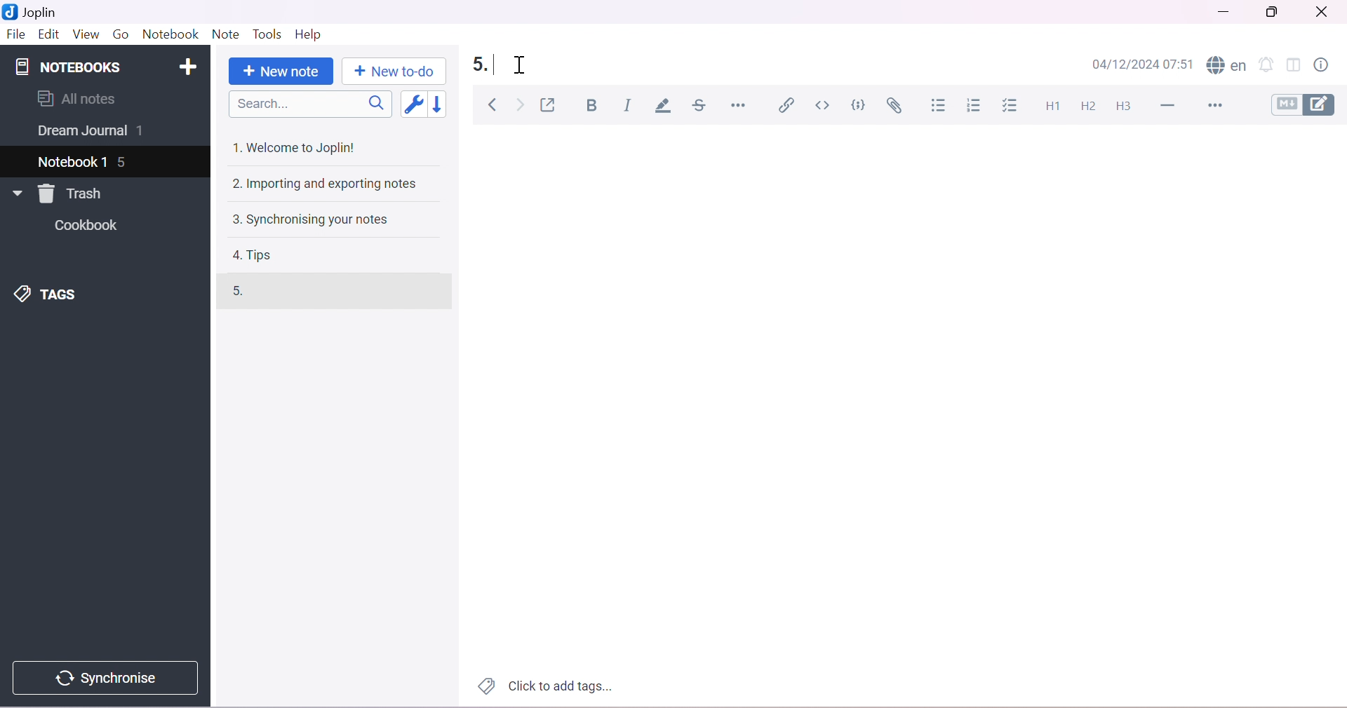 This screenshot has width=1347, height=708. Describe the element at coordinates (702, 106) in the screenshot. I see `Strikethrough` at that location.